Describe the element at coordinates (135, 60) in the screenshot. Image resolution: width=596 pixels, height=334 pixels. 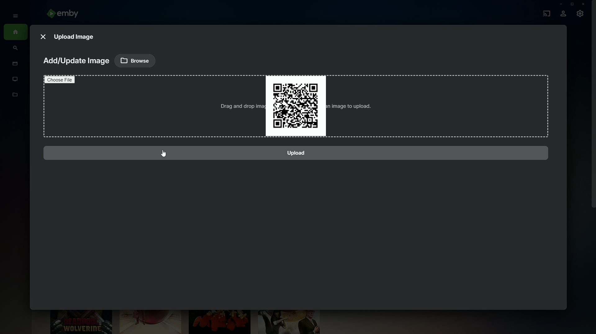
I see `Browse` at that location.